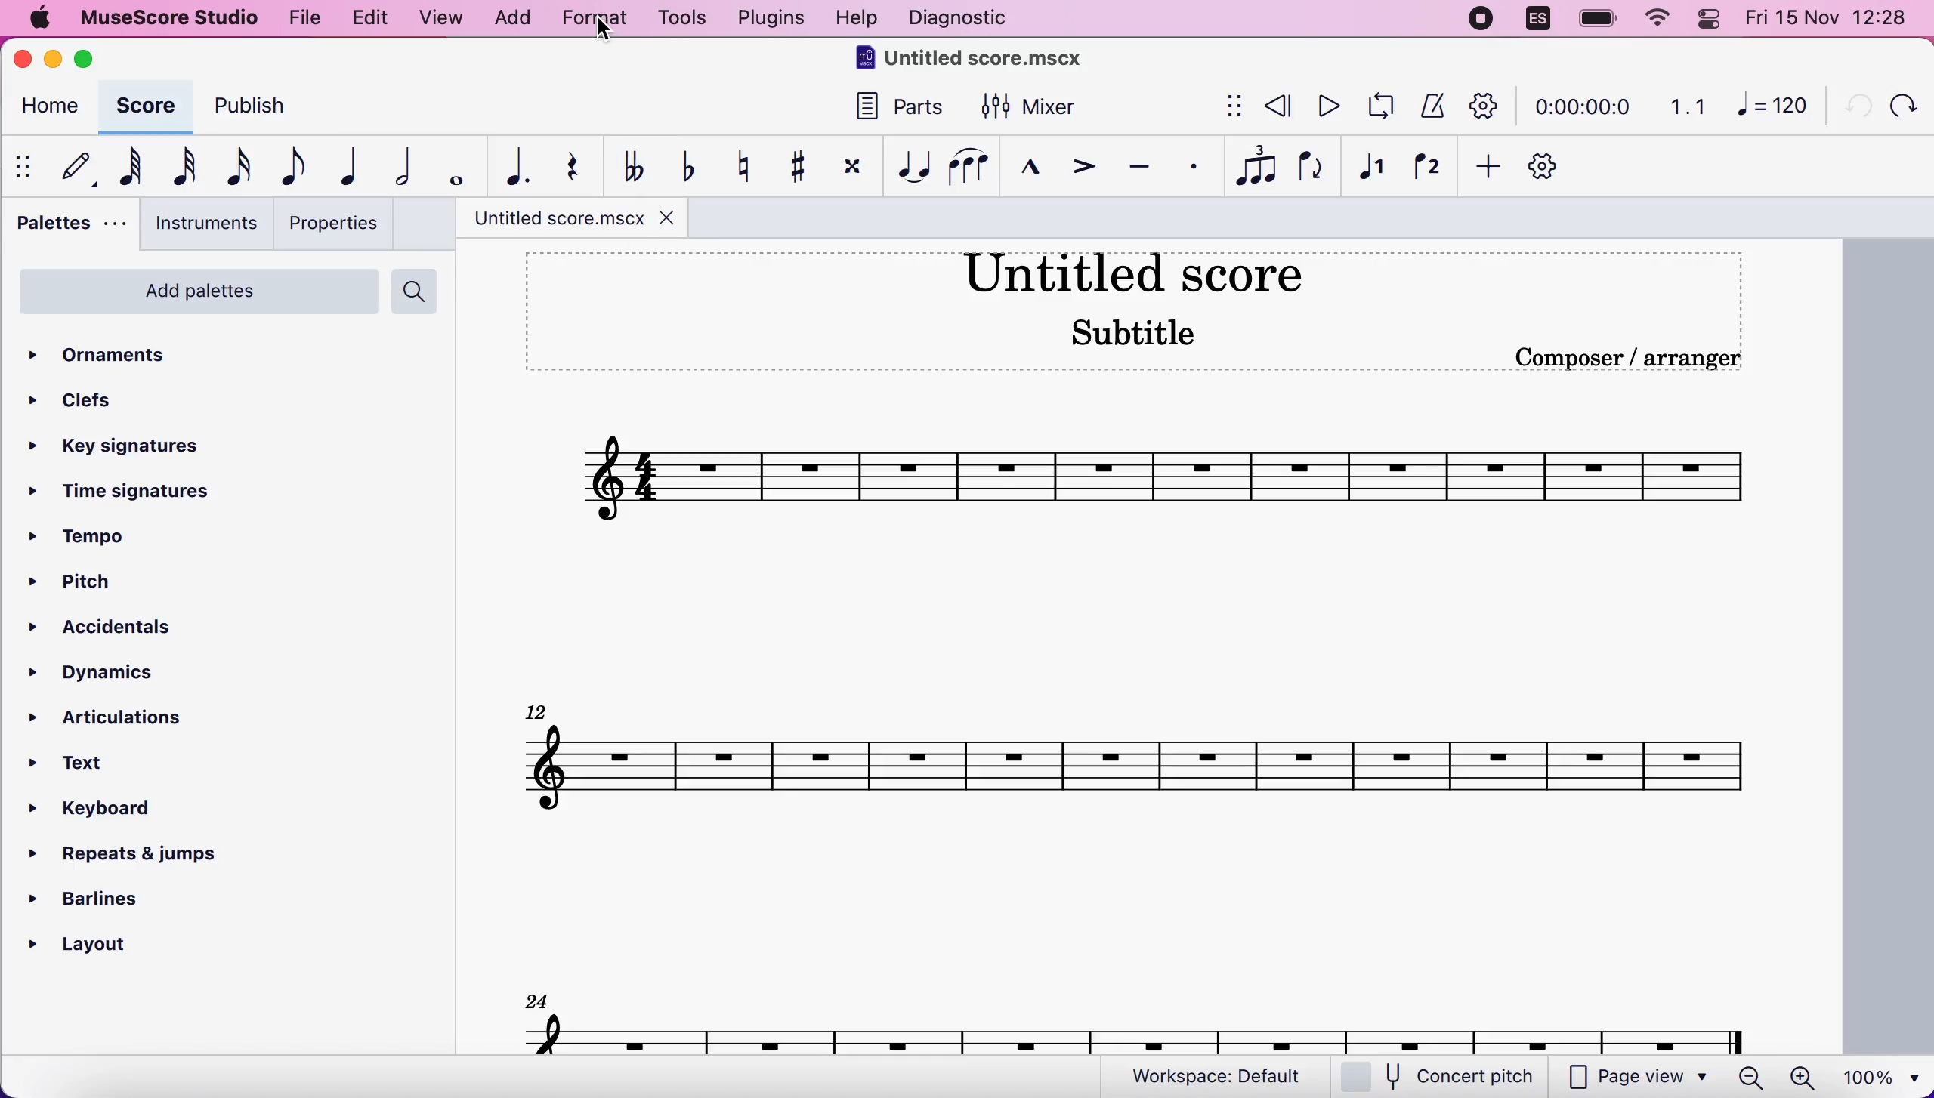 The height and width of the screenshot is (1098, 1934). Describe the element at coordinates (113, 673) in the screenshot. I see `dynamics` at that location.